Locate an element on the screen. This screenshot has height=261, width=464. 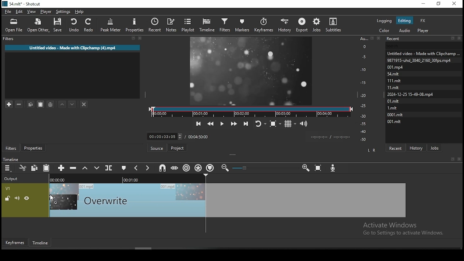
zoom in or zoom out bar is located at coordinates (265, 167).